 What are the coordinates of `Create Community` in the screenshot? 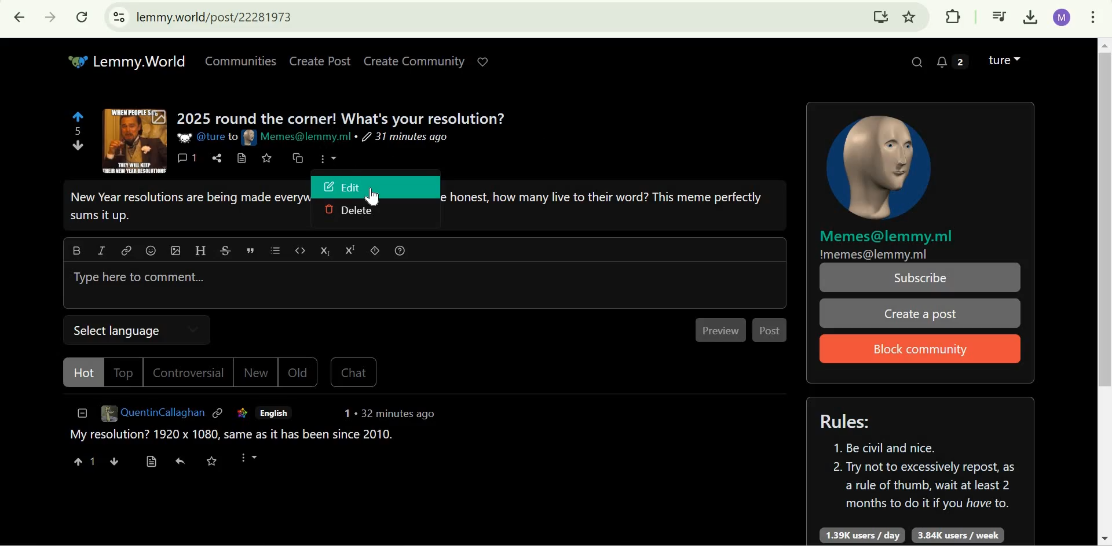 It's located at (414, 61).